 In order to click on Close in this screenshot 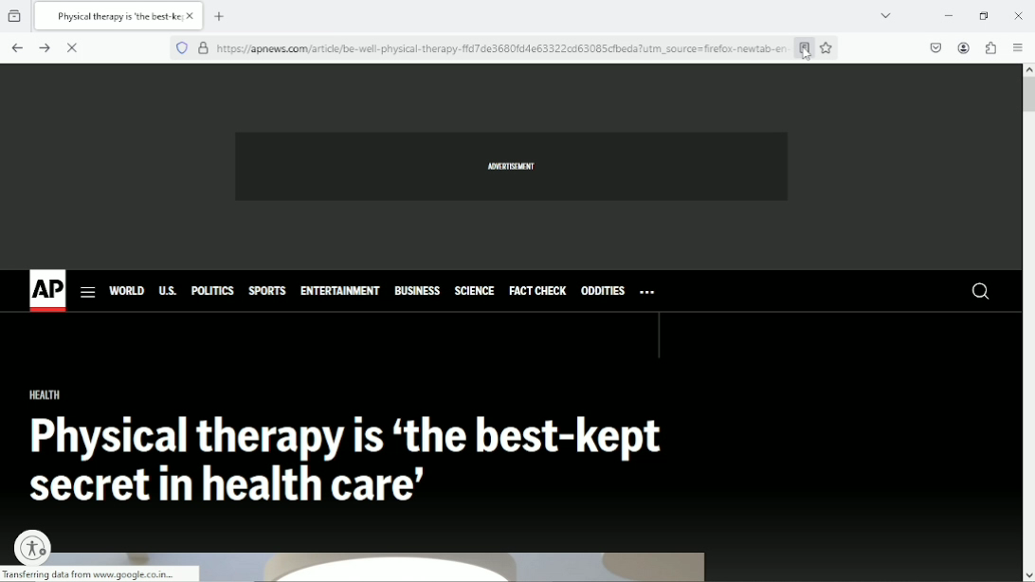, I will do `click(1020, 15)`.